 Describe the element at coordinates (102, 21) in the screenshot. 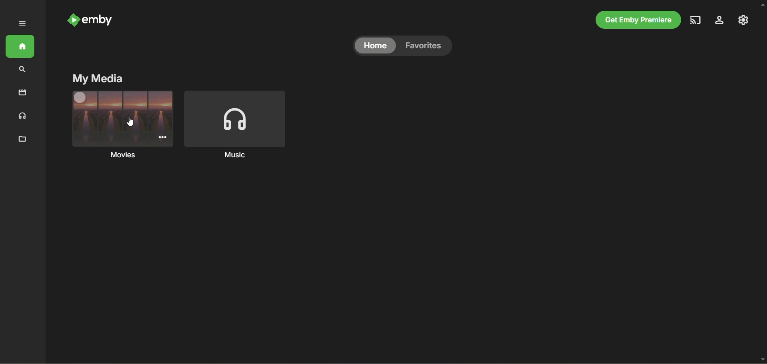

I see `emby` at that location.